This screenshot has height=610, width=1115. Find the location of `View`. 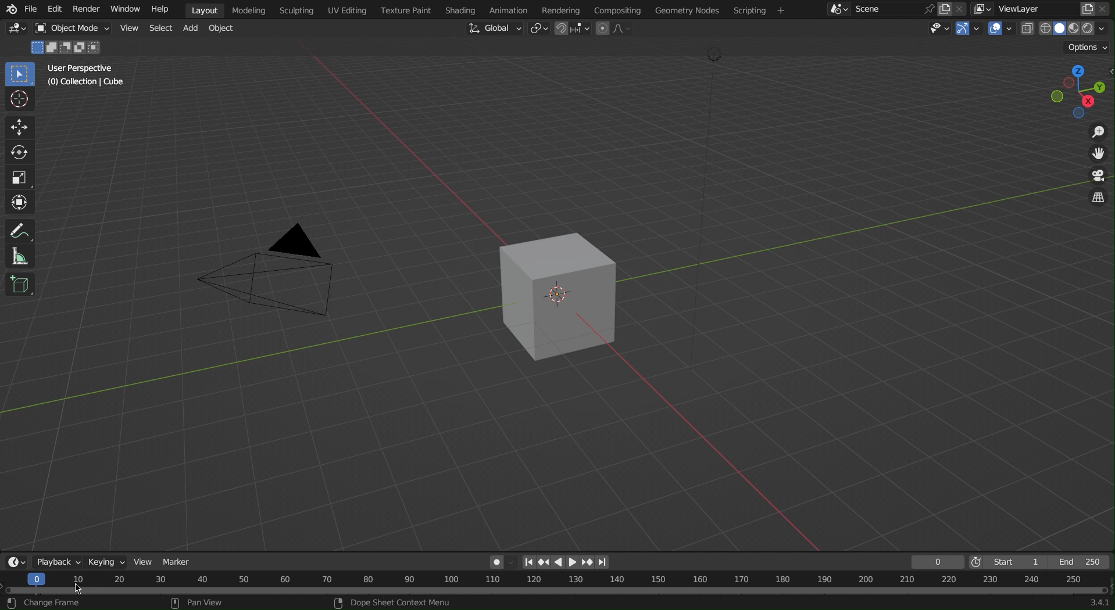

View is located at coordinates (146, 560).